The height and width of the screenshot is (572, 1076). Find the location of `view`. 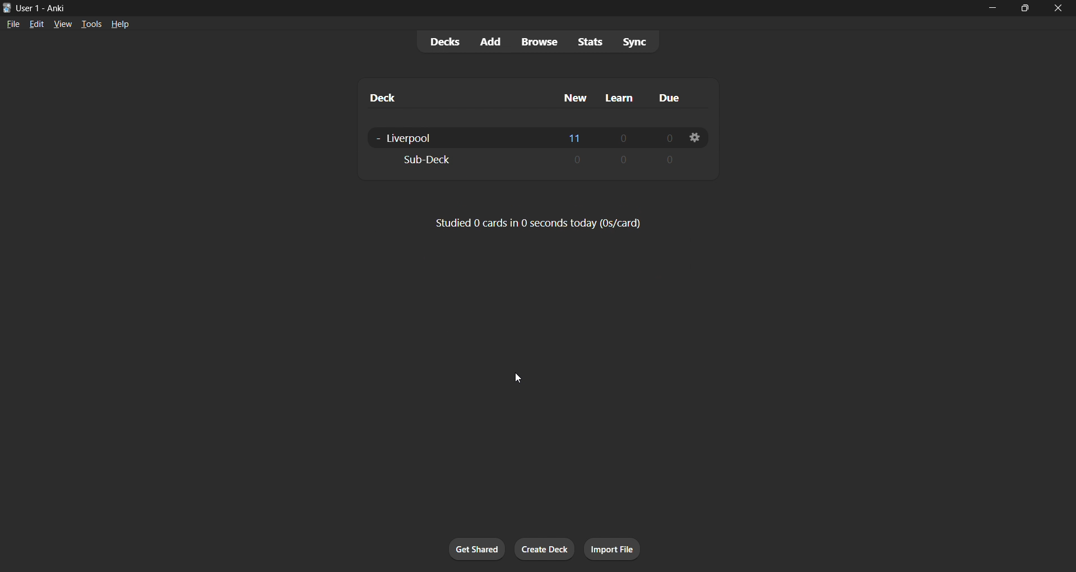

view is located at coordinates (59, 24).